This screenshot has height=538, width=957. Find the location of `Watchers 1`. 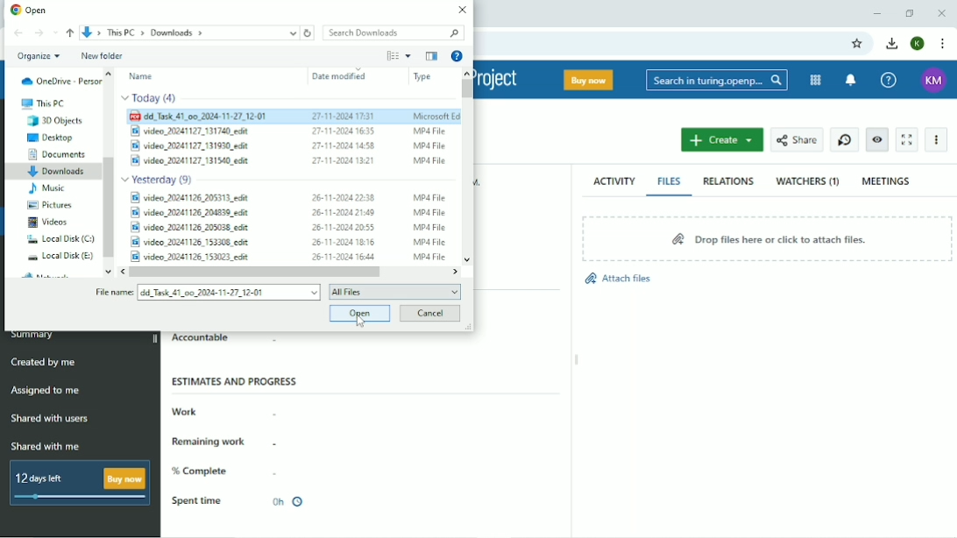

Watchers 1 is located at coordinates (808, 182).